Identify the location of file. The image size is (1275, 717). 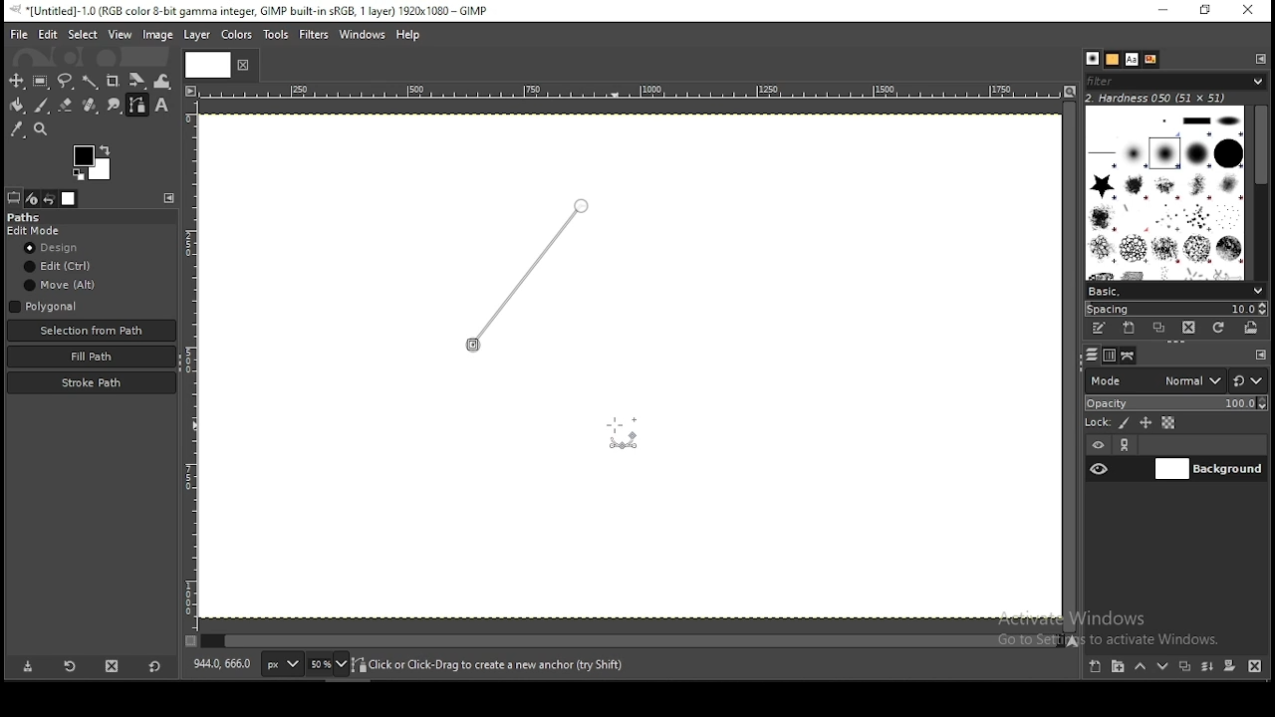
(19, 35).